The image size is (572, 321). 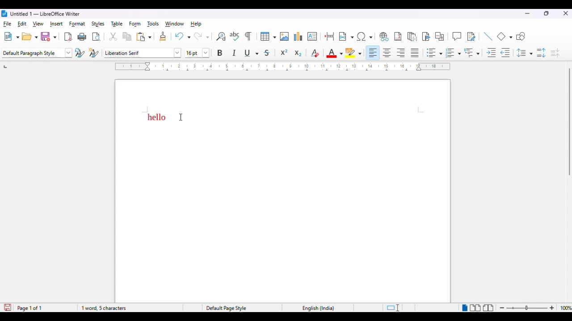 What do you see at coordinates (475, 308) in the screenshot?
I see `multi-page view` at bounding box center [475, 308].